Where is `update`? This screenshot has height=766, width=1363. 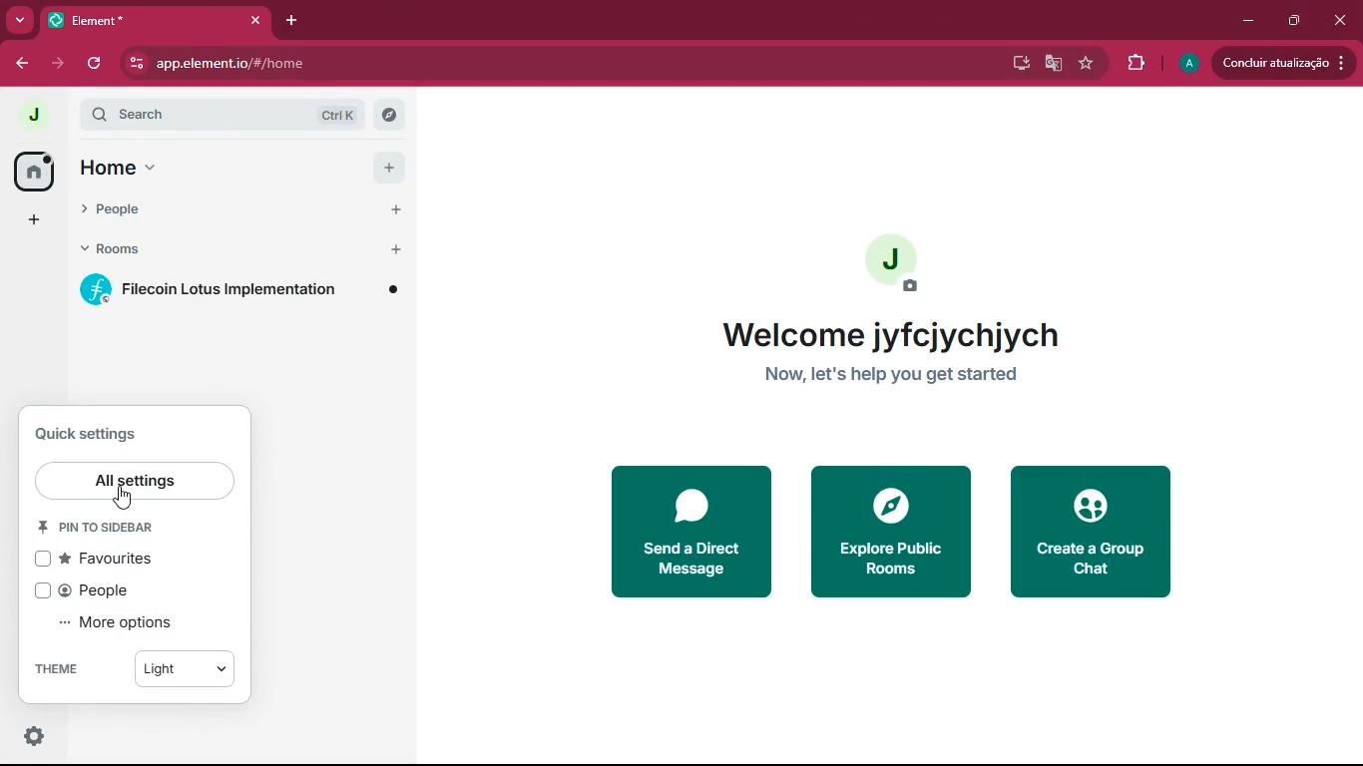
update is located at coordinates (1283, 65).